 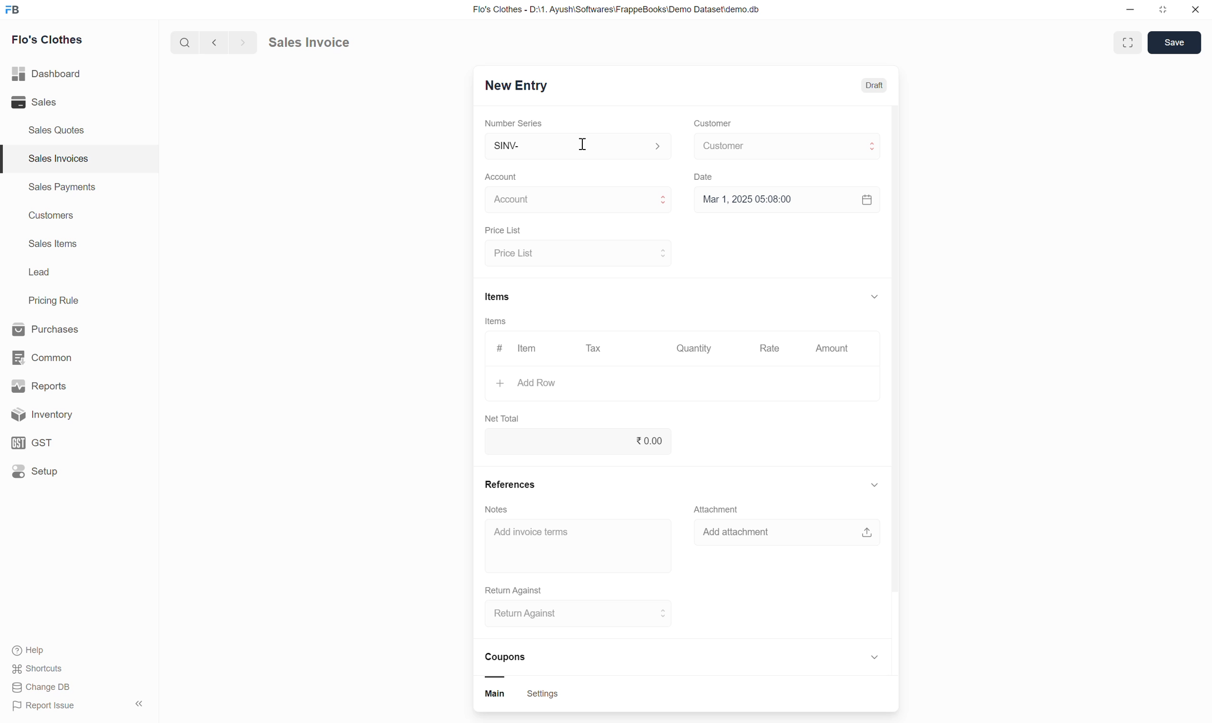 I want to click on Lead, so click(x=39, y=273).